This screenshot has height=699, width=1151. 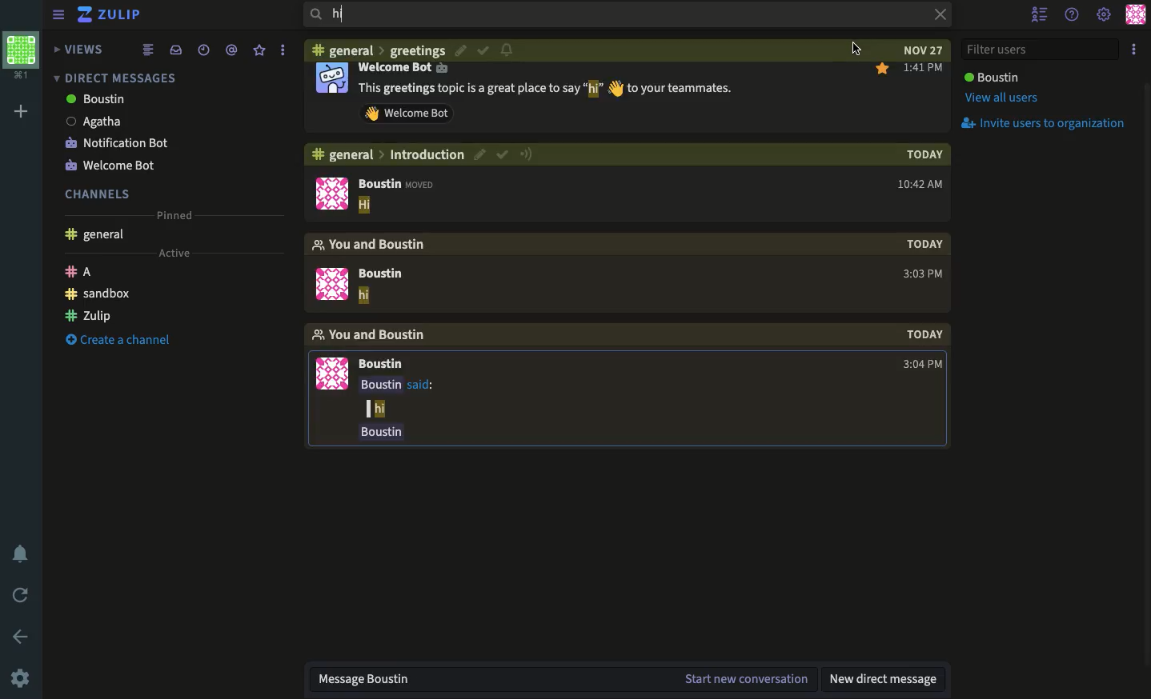 I want to click on Active, so click(x=174, y=254).